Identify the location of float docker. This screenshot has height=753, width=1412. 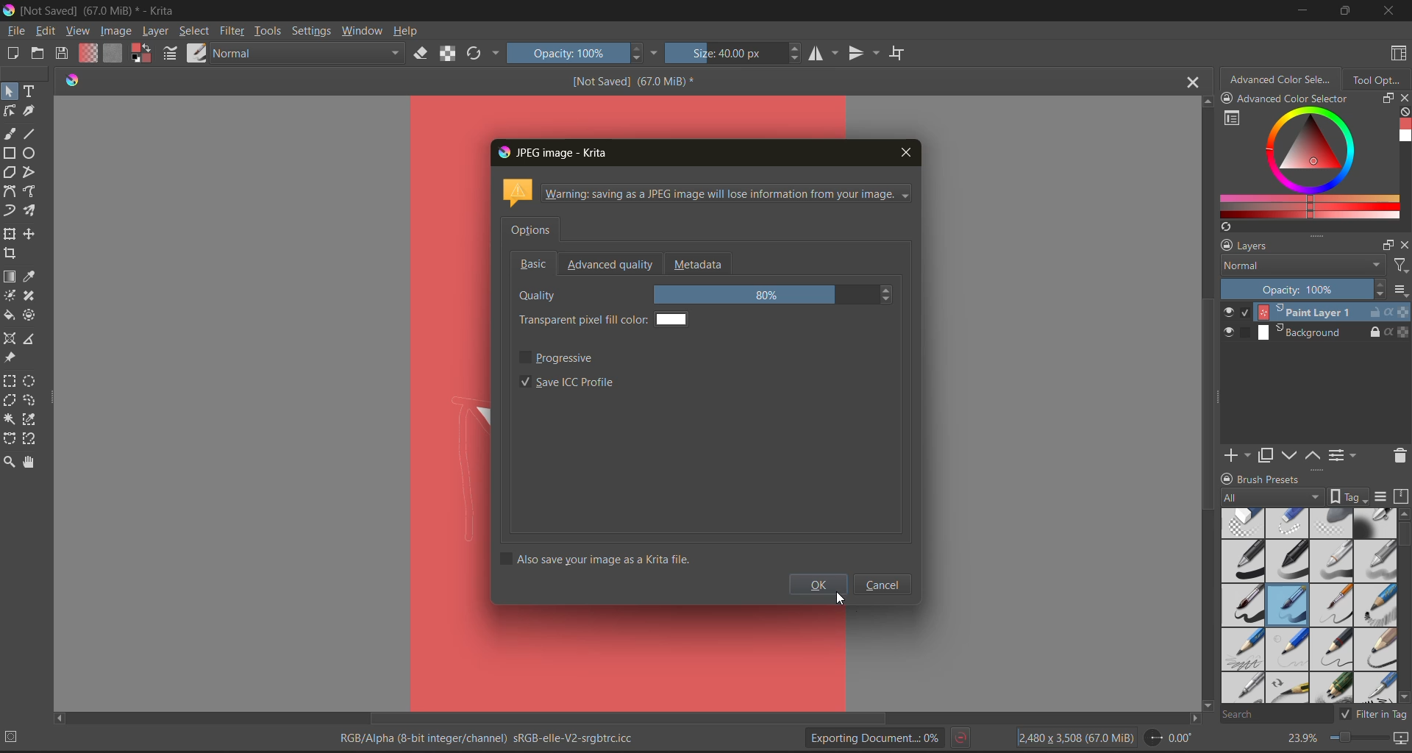
(1388, 99).